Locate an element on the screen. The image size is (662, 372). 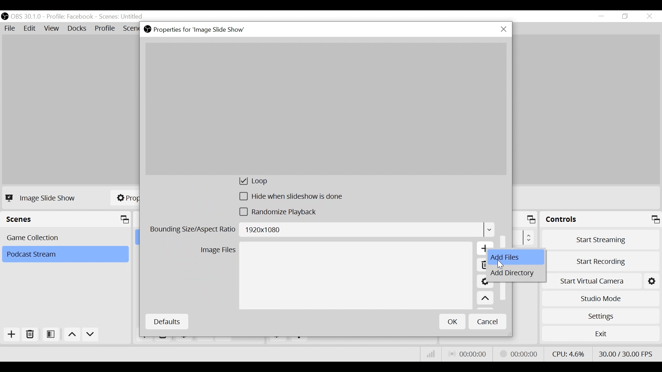
Preview Image Slide Show is located at coordinates (325, 109).